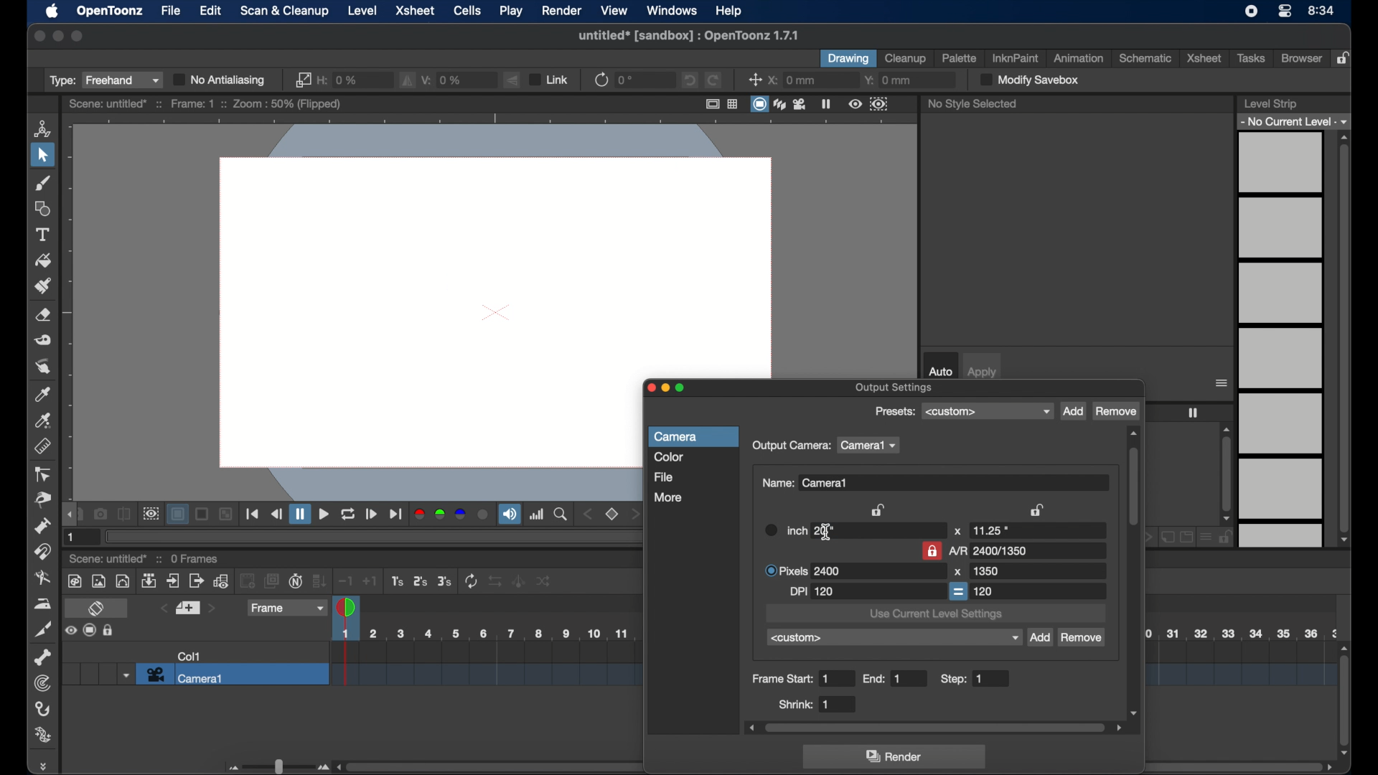 The width and height of the screenshot is (1378, 775). I want to click on , so click(301, 515).